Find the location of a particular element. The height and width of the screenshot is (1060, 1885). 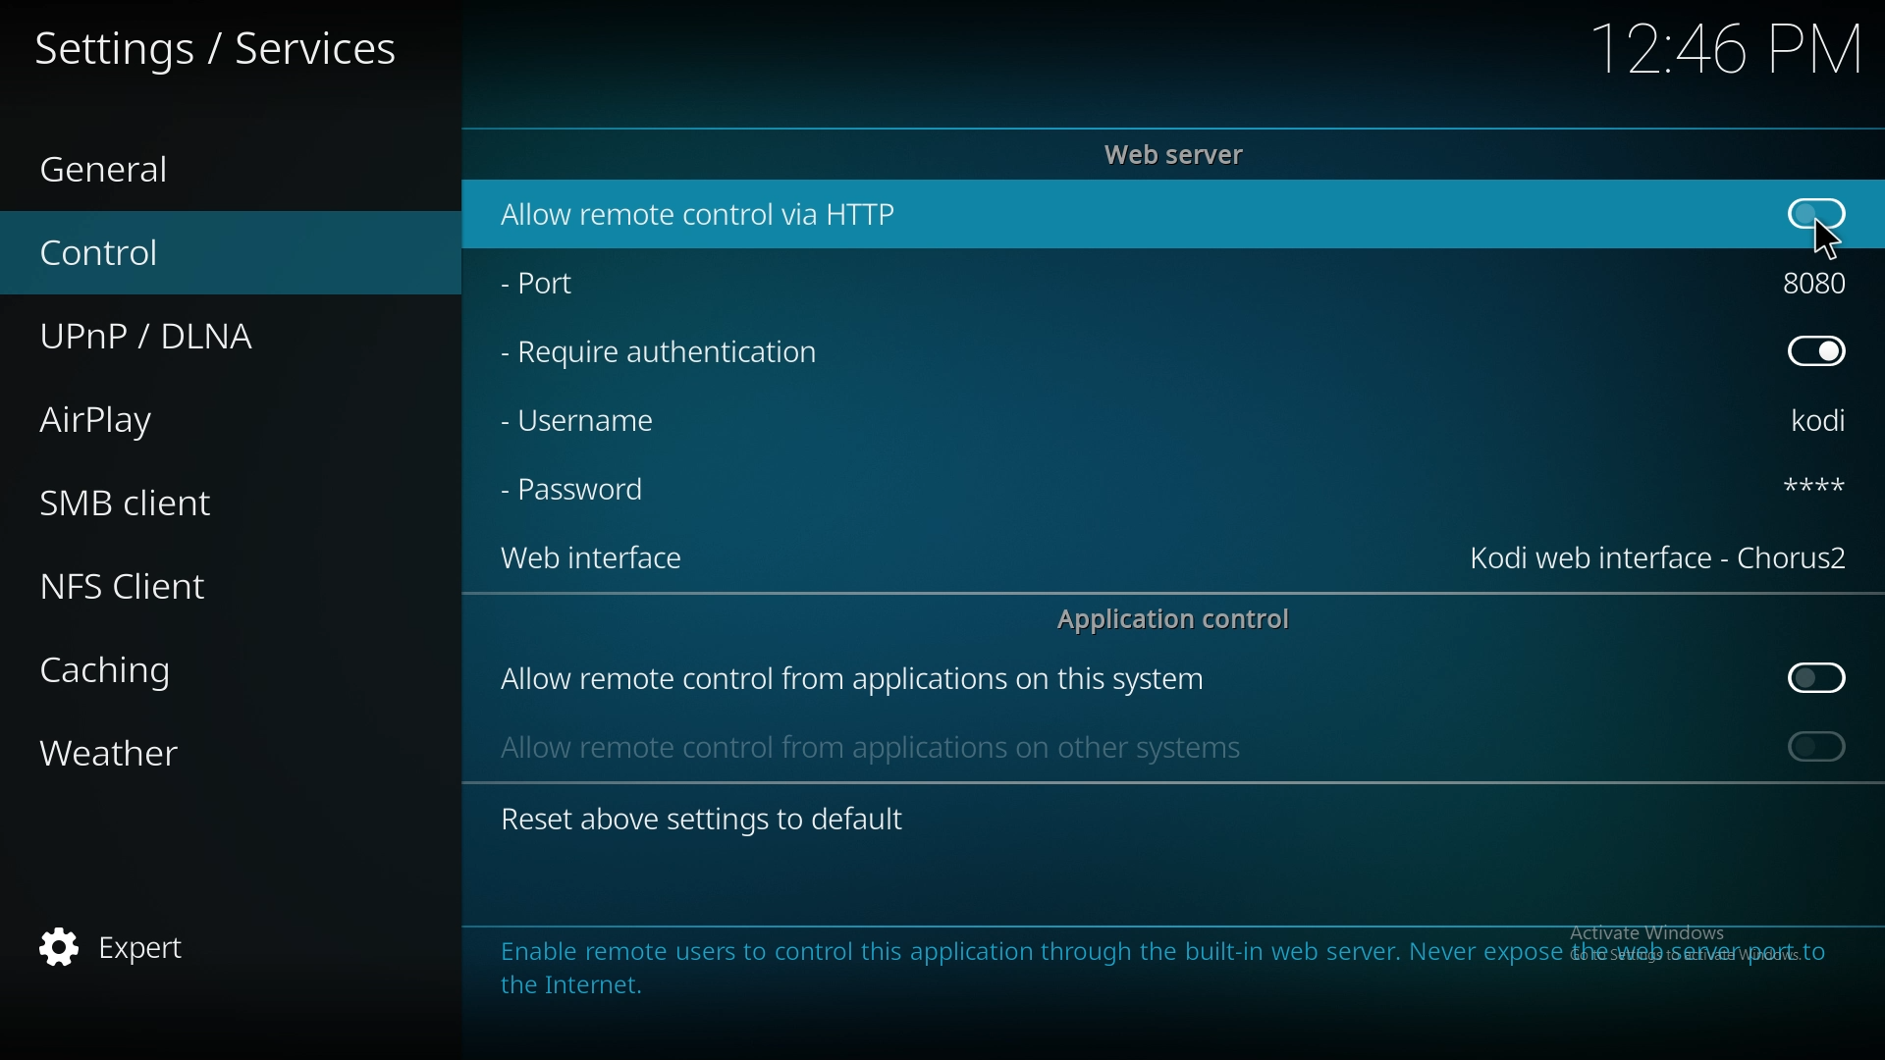

password is located at coordinates (583, 488).